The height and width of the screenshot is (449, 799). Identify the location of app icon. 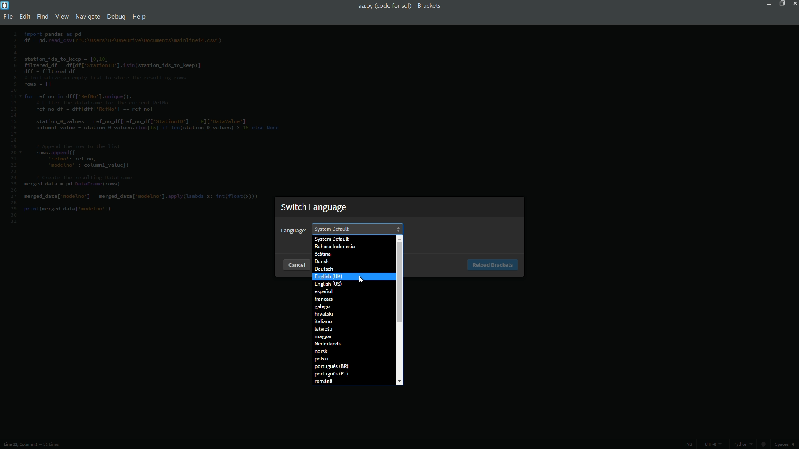
(5, 5).